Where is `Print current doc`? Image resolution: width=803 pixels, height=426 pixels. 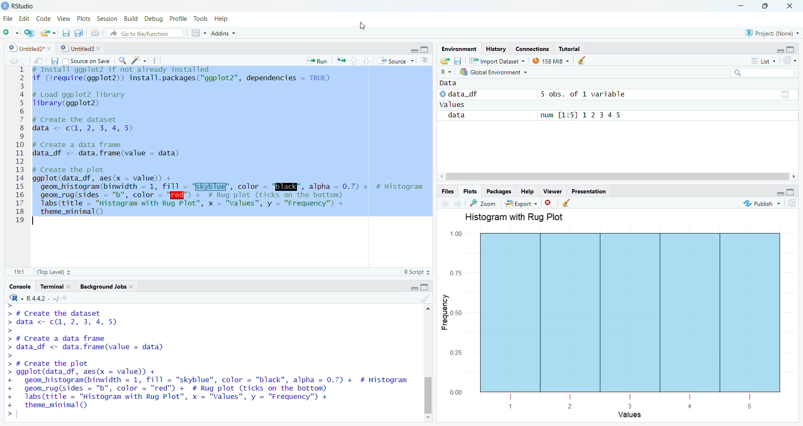
Print current doc is located at coordinates (97, 33).